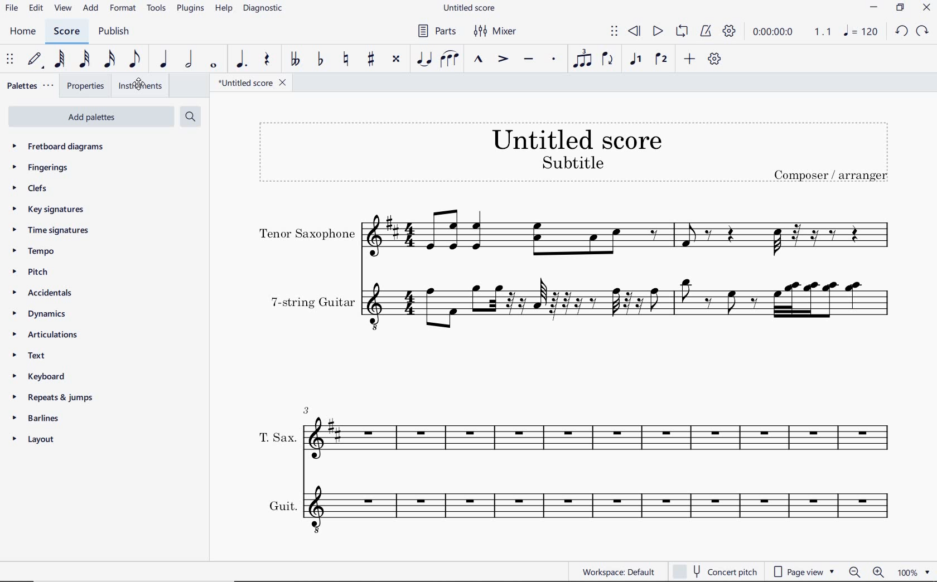  What do you see at coordinates (424, 58) in the screenshot?
I see `TIE` at bounding box center [424, 58].